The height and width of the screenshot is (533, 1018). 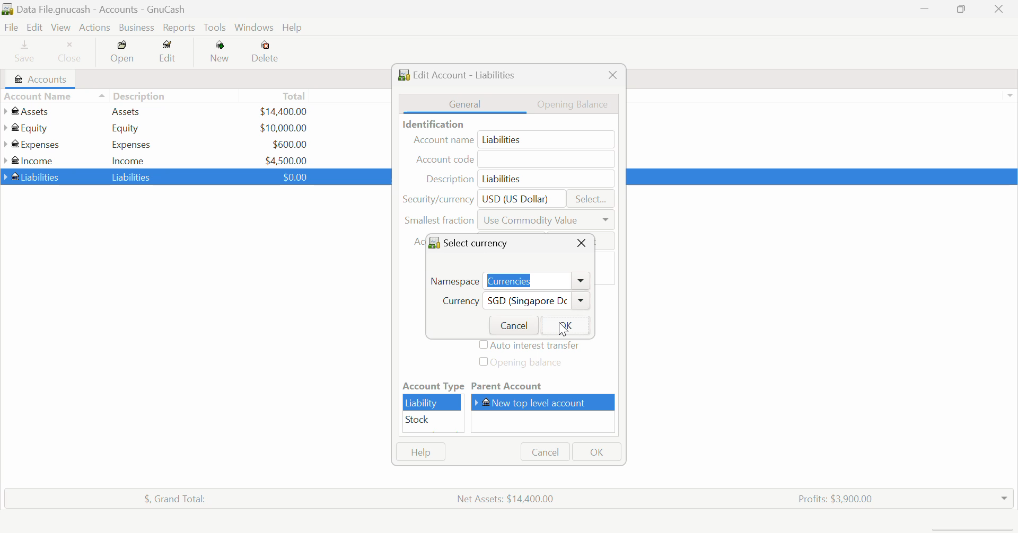 I want to click on OK, so click(x=564, y=325).